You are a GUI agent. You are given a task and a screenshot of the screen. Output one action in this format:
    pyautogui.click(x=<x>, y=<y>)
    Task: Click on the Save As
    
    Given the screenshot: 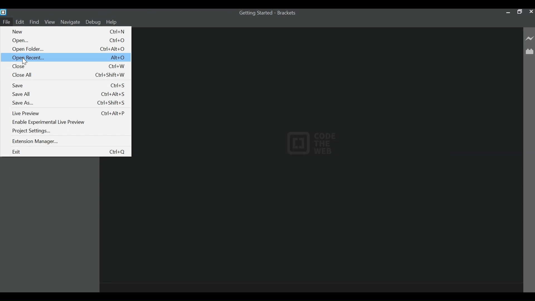 What is the action you would take?
    pyautogui.click(x=68, y=103)
    